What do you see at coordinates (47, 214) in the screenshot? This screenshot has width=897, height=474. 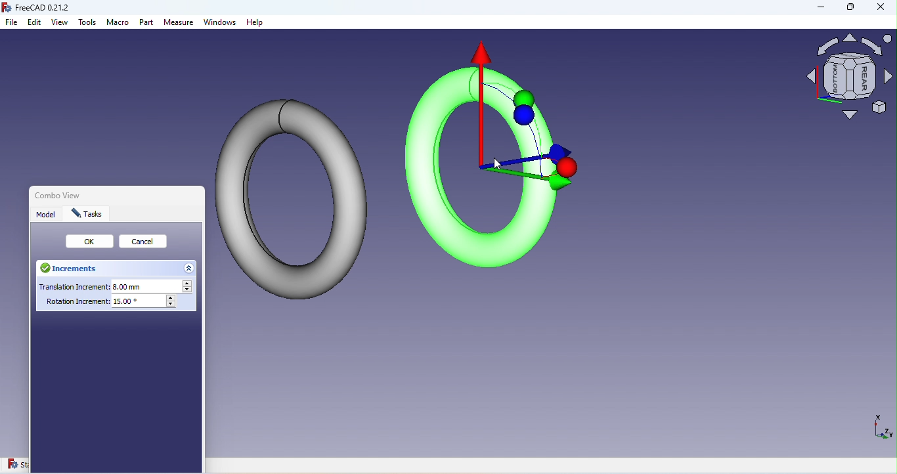 I see `Model` at bounding box center [47, 214].